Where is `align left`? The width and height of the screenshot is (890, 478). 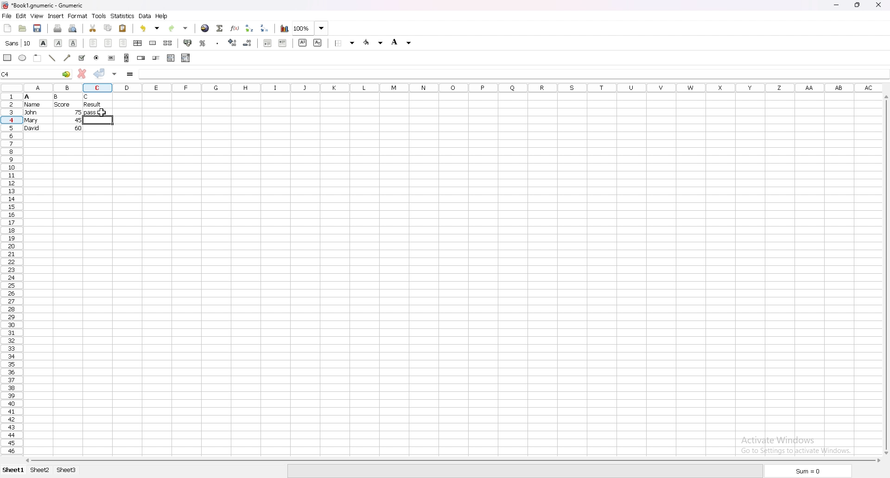
align left is located at coordinates (93, 43).